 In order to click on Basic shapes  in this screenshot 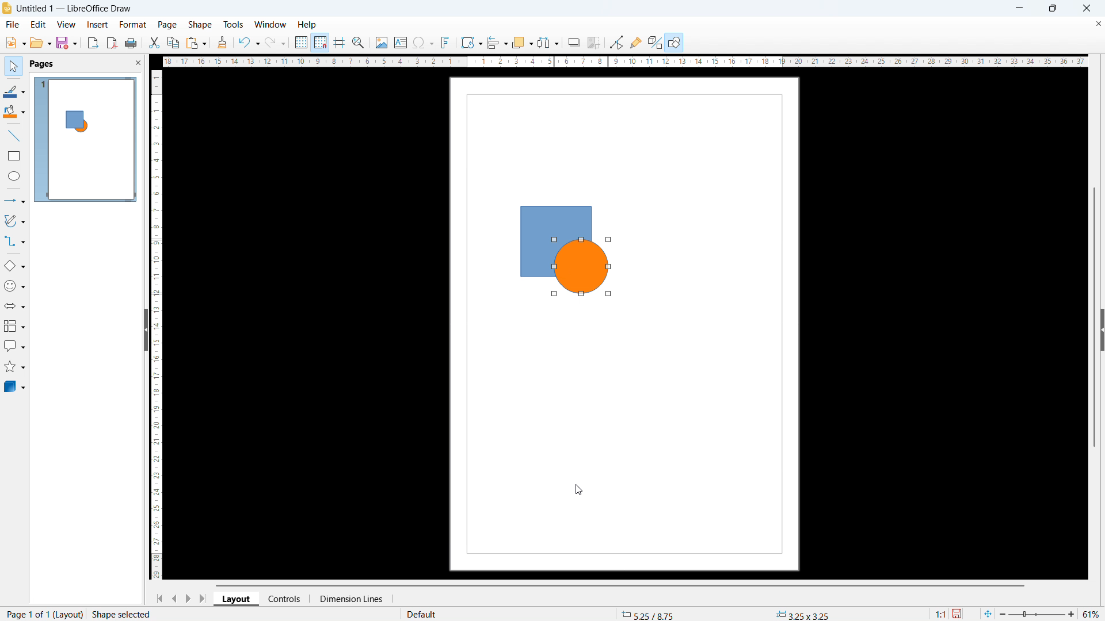, I will do `click(15, 264)`.